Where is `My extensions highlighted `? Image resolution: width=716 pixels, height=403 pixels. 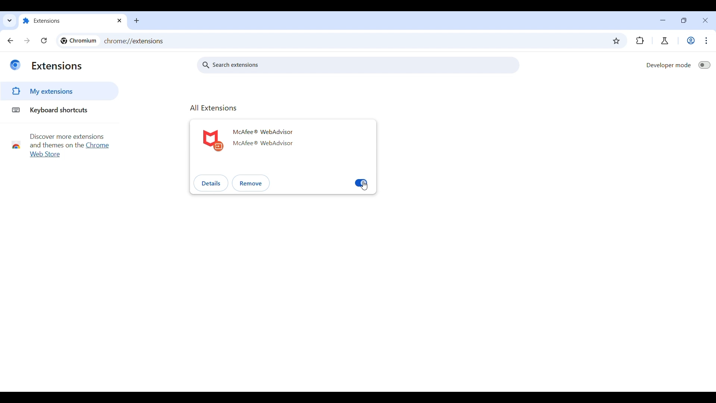
My extensions highlighted  is located at coordinates (45, 91).